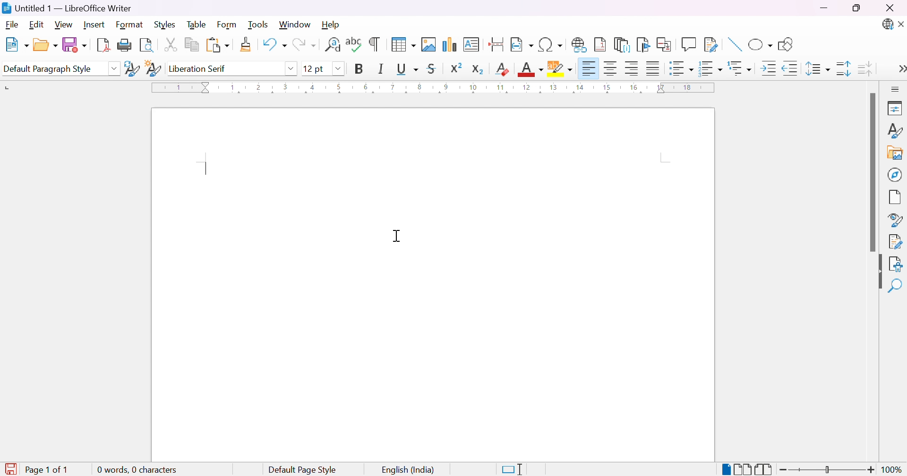 Image resolution: width=907 pixels, height=476 pixels. I want to click on Decrease paragraph spacing, so click(864, 68).